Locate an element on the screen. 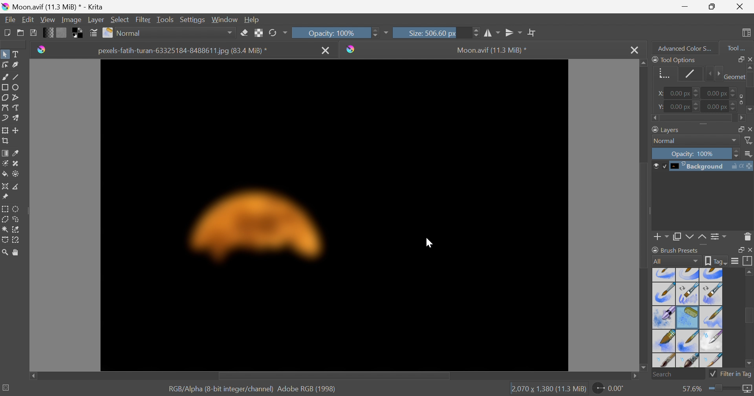  0.00 px is located at coordinates (723, 92).